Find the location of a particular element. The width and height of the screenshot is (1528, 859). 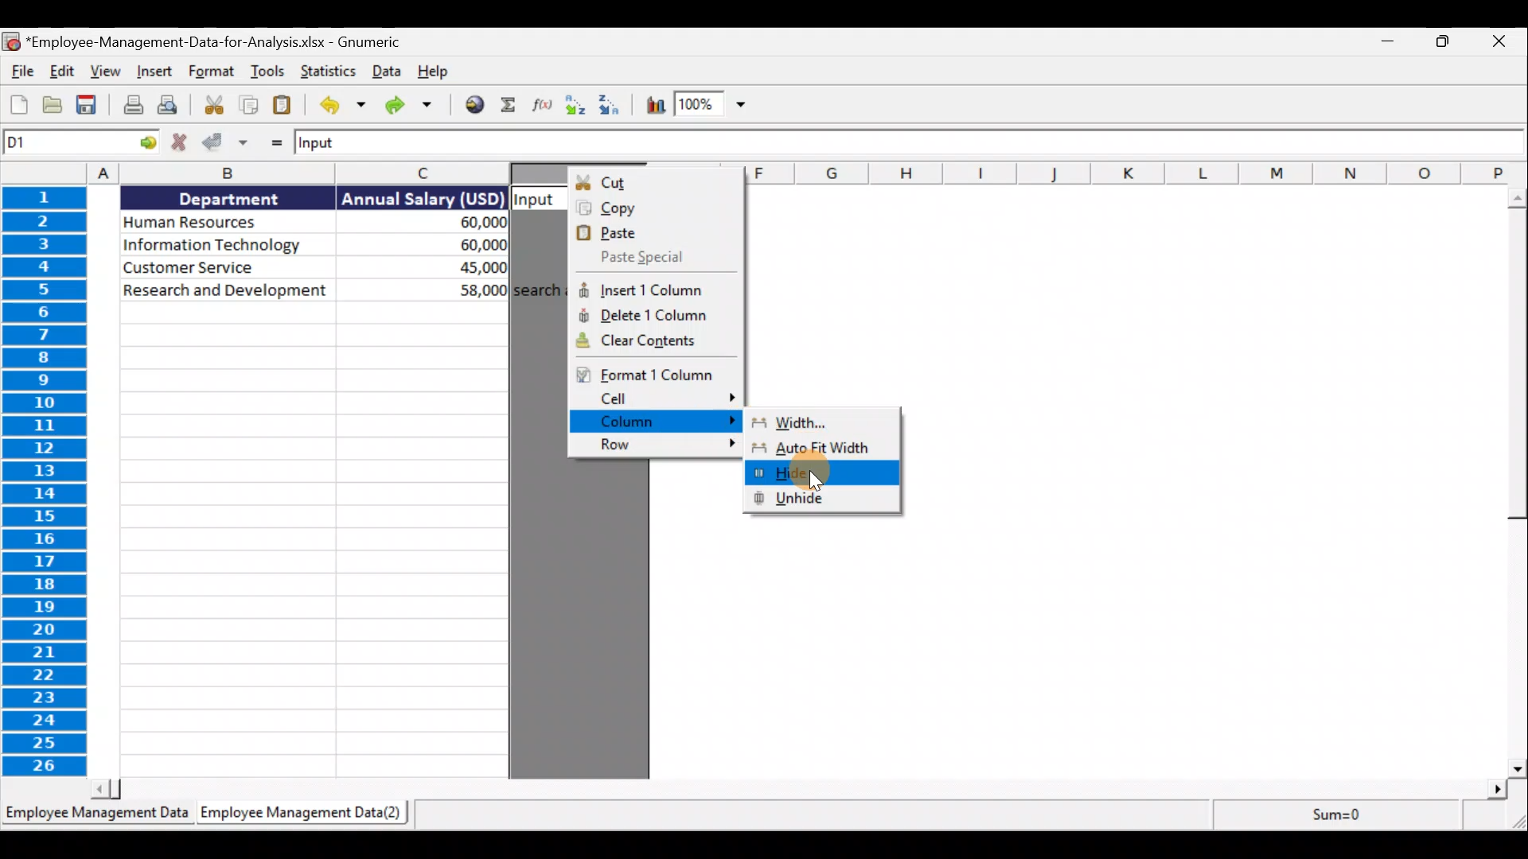

Column is located at coordinates (655, 423).